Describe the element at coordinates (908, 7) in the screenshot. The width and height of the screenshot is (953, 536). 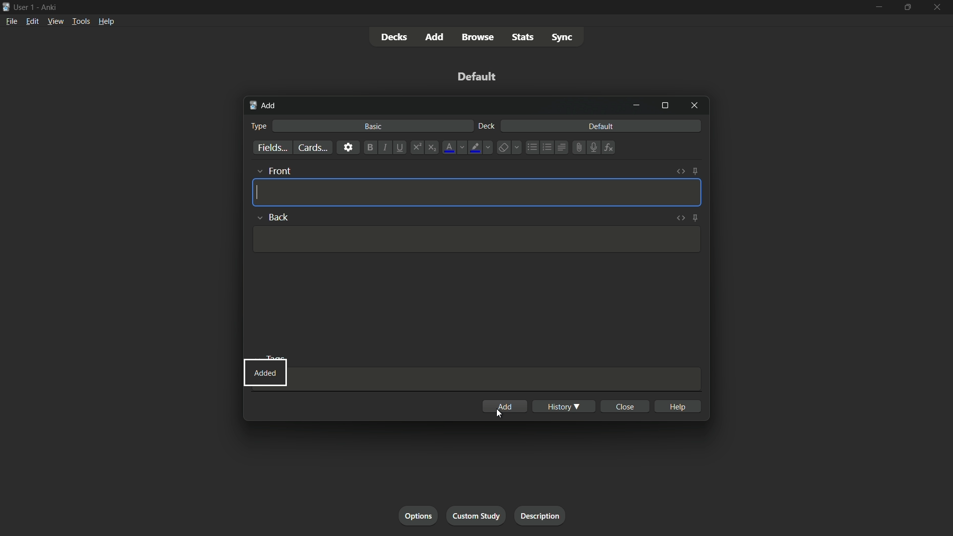
I see `maximize` at that location.